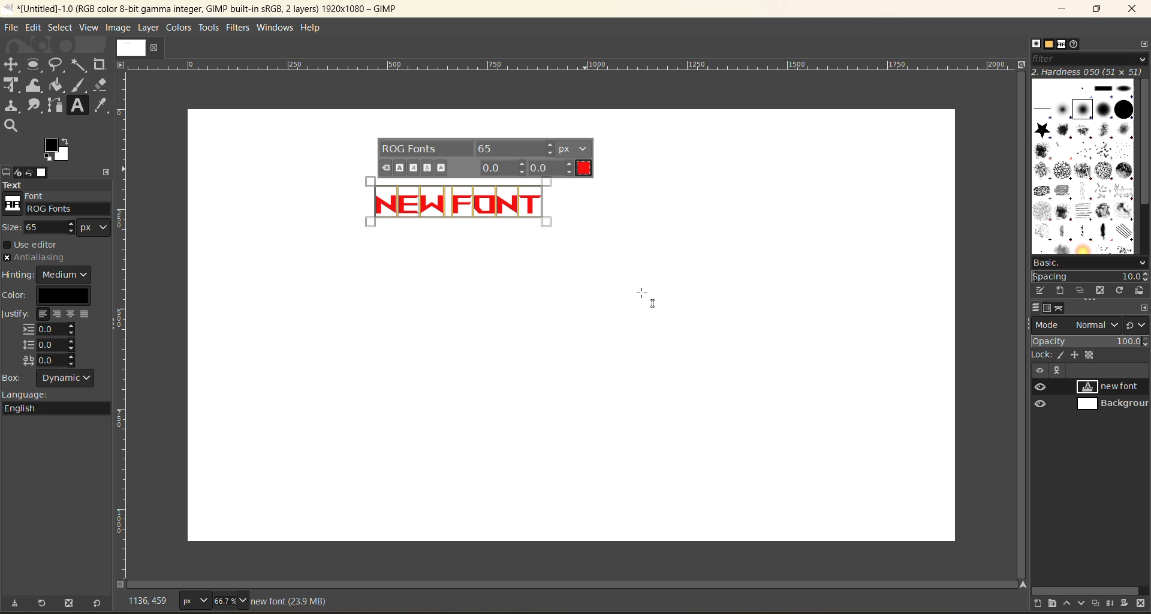  I want to click on text in red, so click(459, 204).